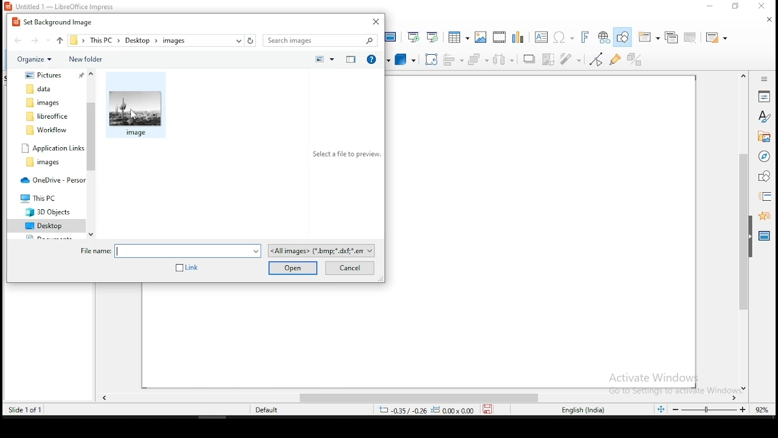 The width and height of the screenshot is (778, 438). What do you see at coordinates (548, 59) in the screenshot?
I see `crop image` at bounding box center [548, 59].